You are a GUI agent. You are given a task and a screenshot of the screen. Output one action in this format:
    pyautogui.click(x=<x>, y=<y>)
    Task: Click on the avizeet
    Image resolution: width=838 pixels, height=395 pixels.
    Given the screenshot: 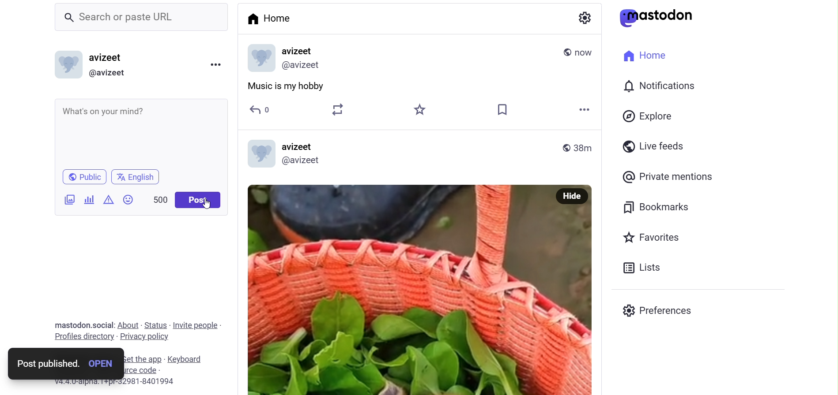 What is the action you would take?
    pyautogui.click(x=306, y=50)
    